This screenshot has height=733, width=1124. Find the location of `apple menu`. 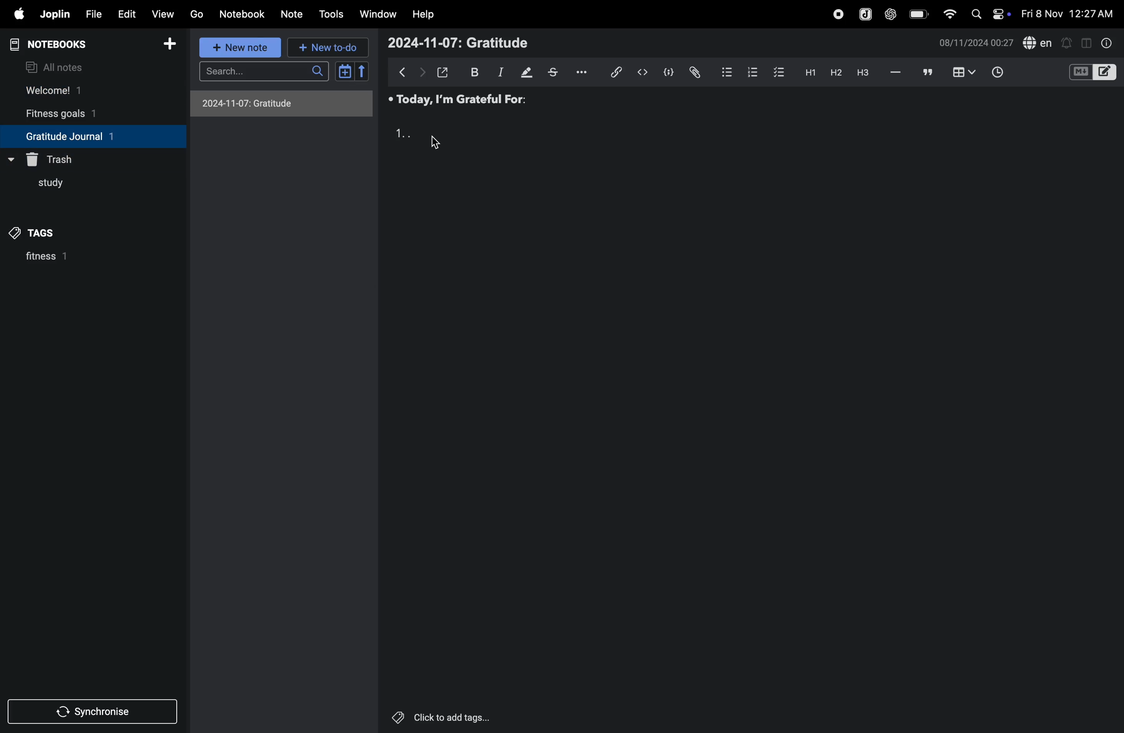

apple menu is located at coordinates (15, 14).